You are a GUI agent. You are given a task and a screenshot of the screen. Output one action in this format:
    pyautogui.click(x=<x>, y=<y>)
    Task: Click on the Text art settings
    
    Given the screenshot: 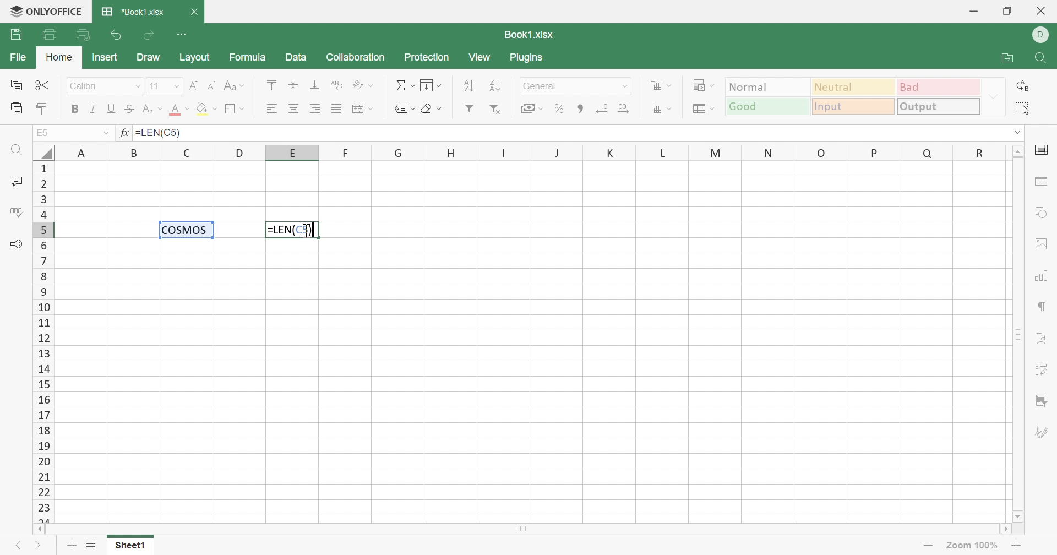 What is the action you would take?
    pyautogui.click(x=1040, y=338)
    